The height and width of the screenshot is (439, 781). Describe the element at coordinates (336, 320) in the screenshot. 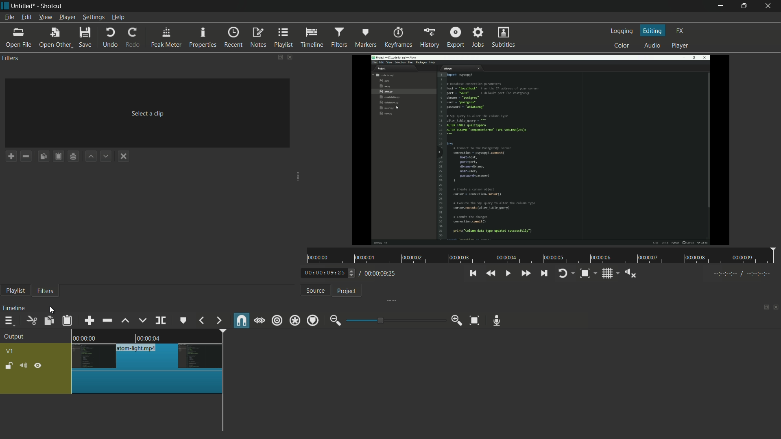

I see `zoom out` at that location.